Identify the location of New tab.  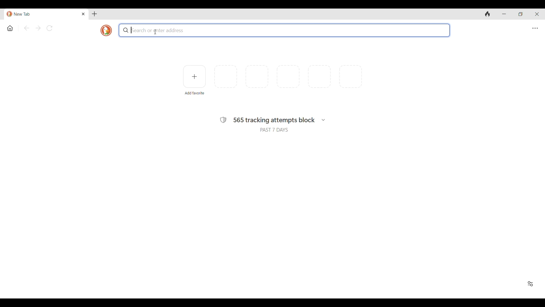
(43, 14).